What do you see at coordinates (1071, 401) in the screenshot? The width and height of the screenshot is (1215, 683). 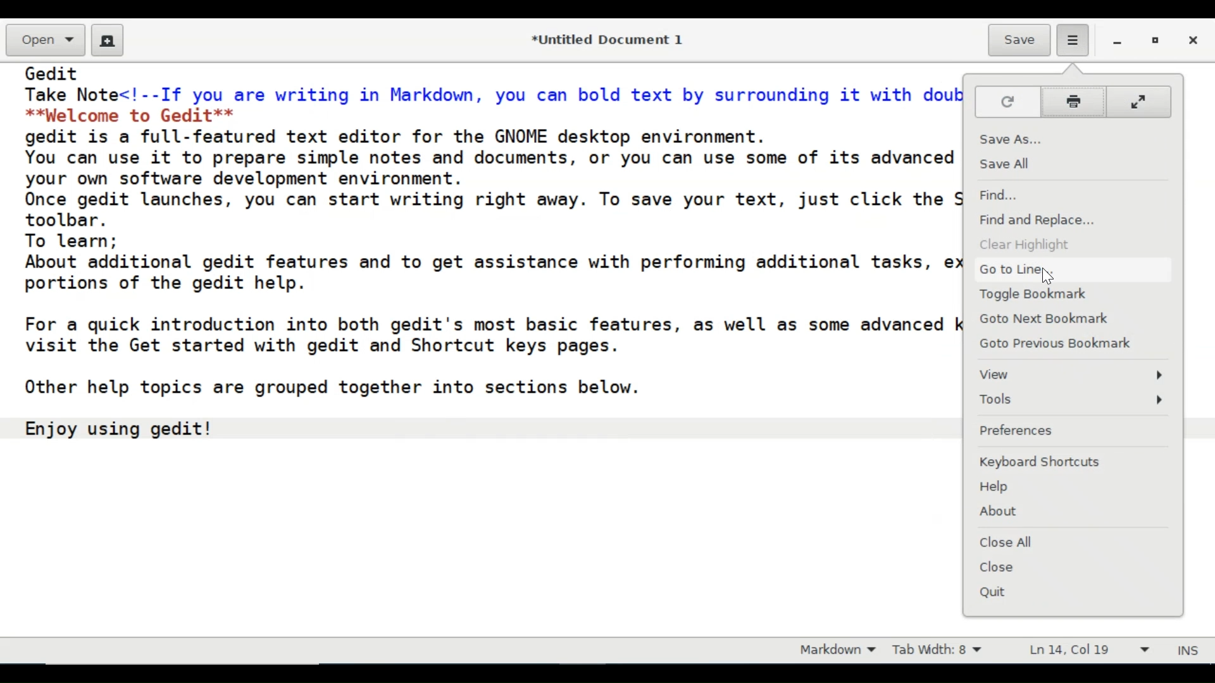 I see `Tools` at bounding box center [1071, 401].